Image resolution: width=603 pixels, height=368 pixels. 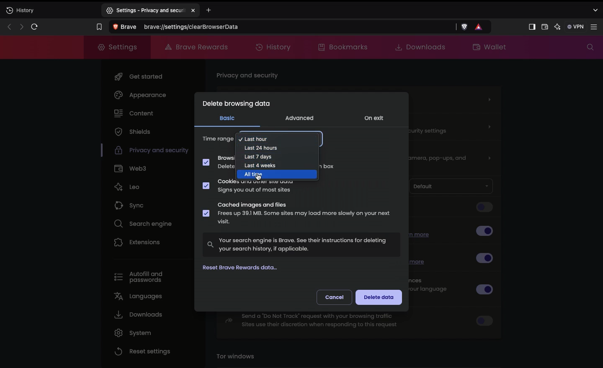 I want to click on Downloads, so click(x=418, y=47).